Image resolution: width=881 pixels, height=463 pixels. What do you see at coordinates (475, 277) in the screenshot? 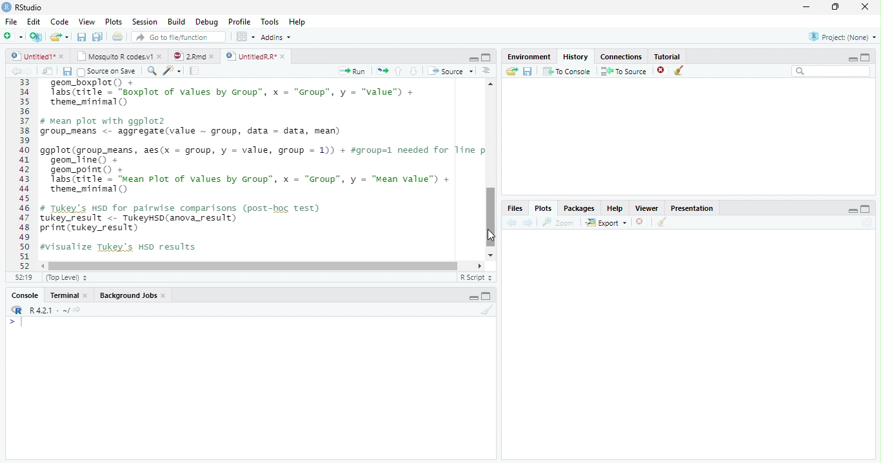
I see `R script` at bounding box center [475, 277].